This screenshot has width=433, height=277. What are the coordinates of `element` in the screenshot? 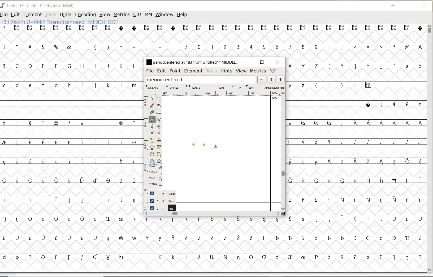 It's located at (193, 71).